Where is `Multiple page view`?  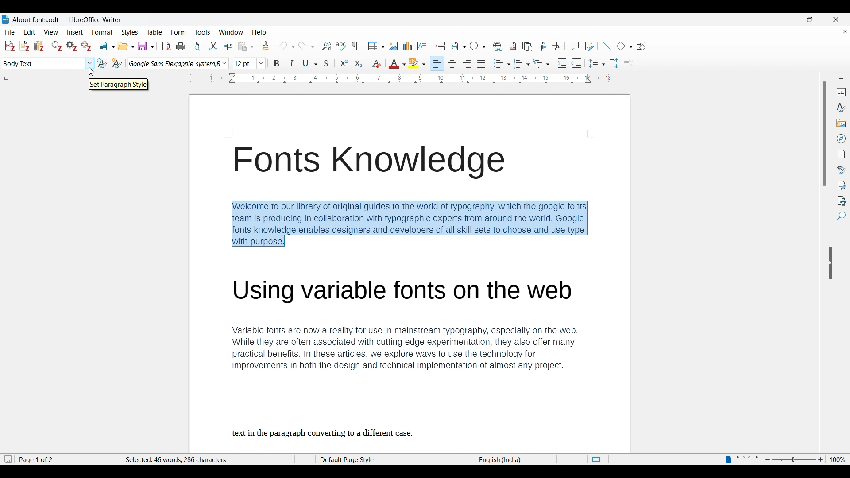
Multiple page view is located at coordinates (740, 459).